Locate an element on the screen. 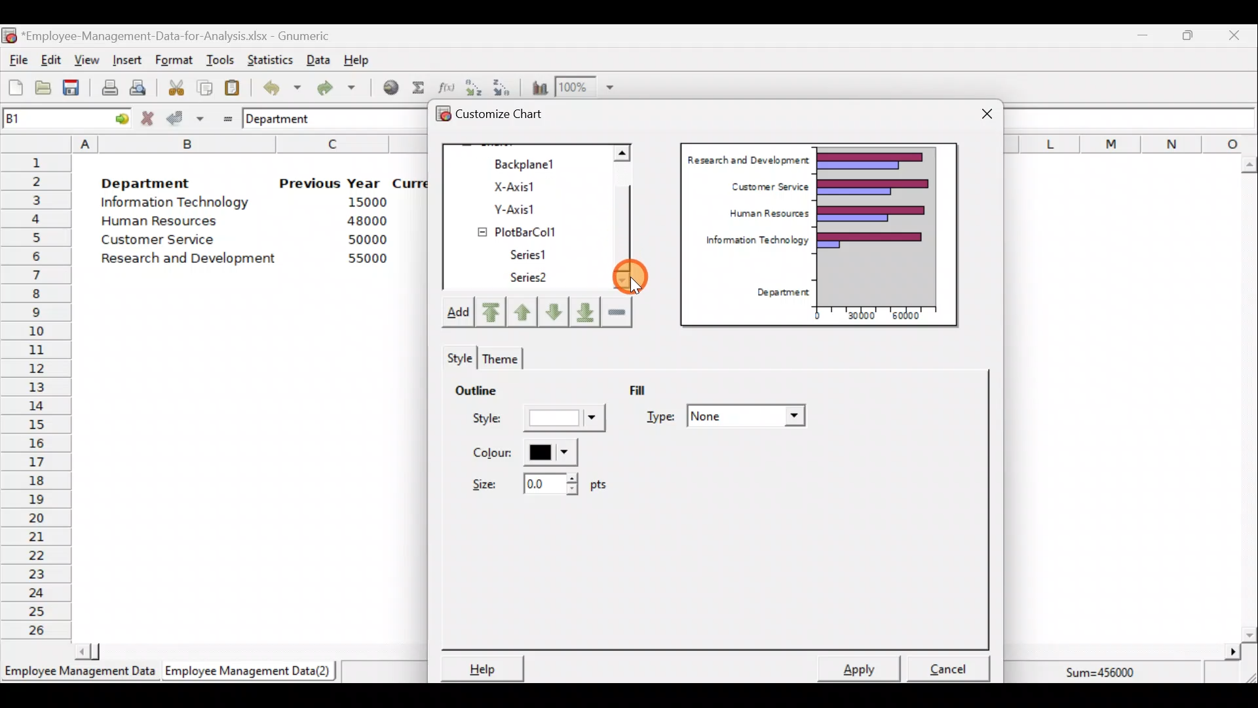 Image resolution: width=1258 pixels, height=708 pixels. Department is located at coordinates (286, 118).